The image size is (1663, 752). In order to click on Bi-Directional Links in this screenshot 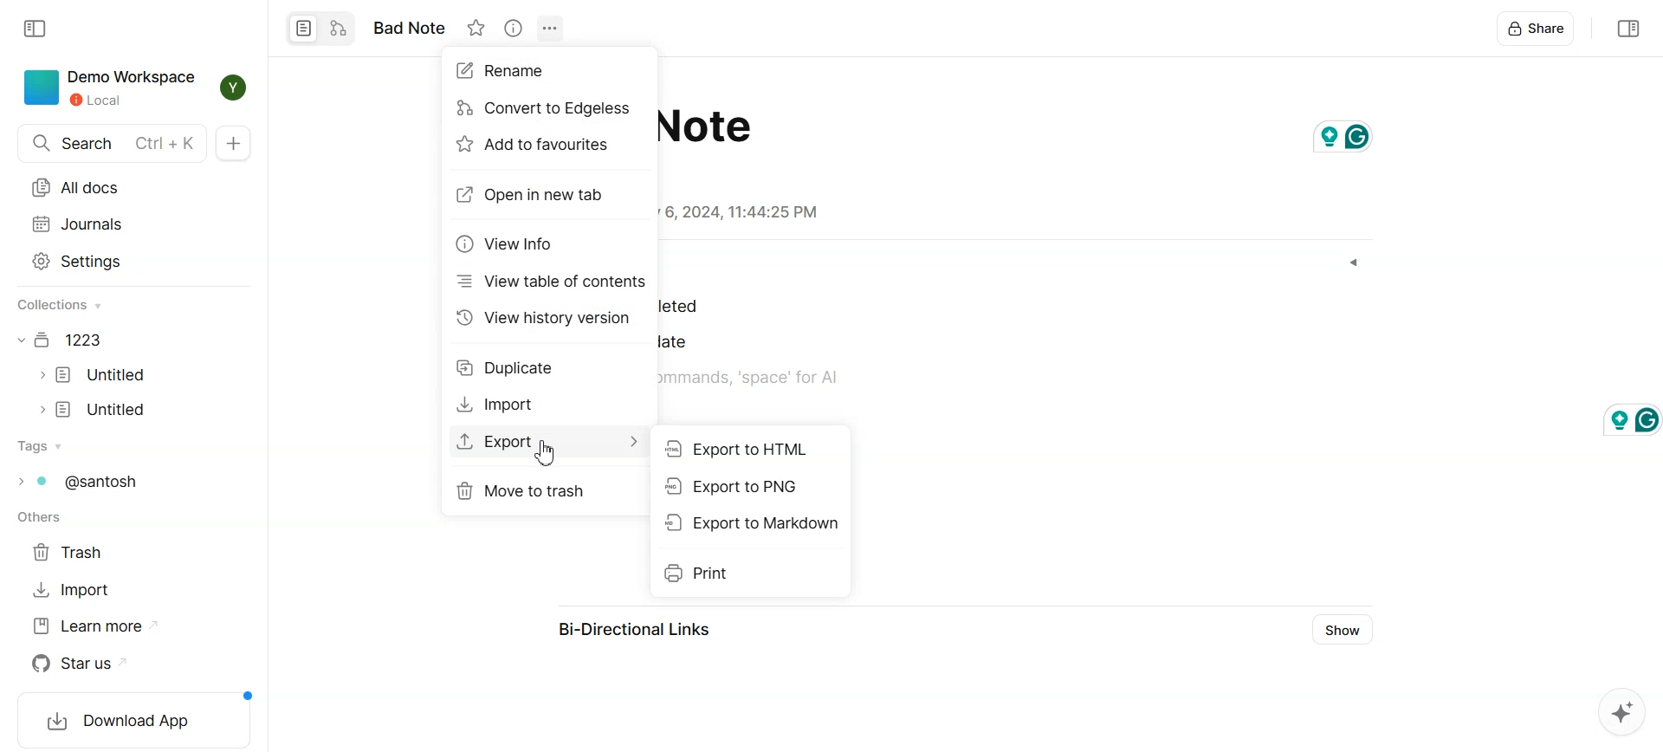, I will do `click(628, 626)`.